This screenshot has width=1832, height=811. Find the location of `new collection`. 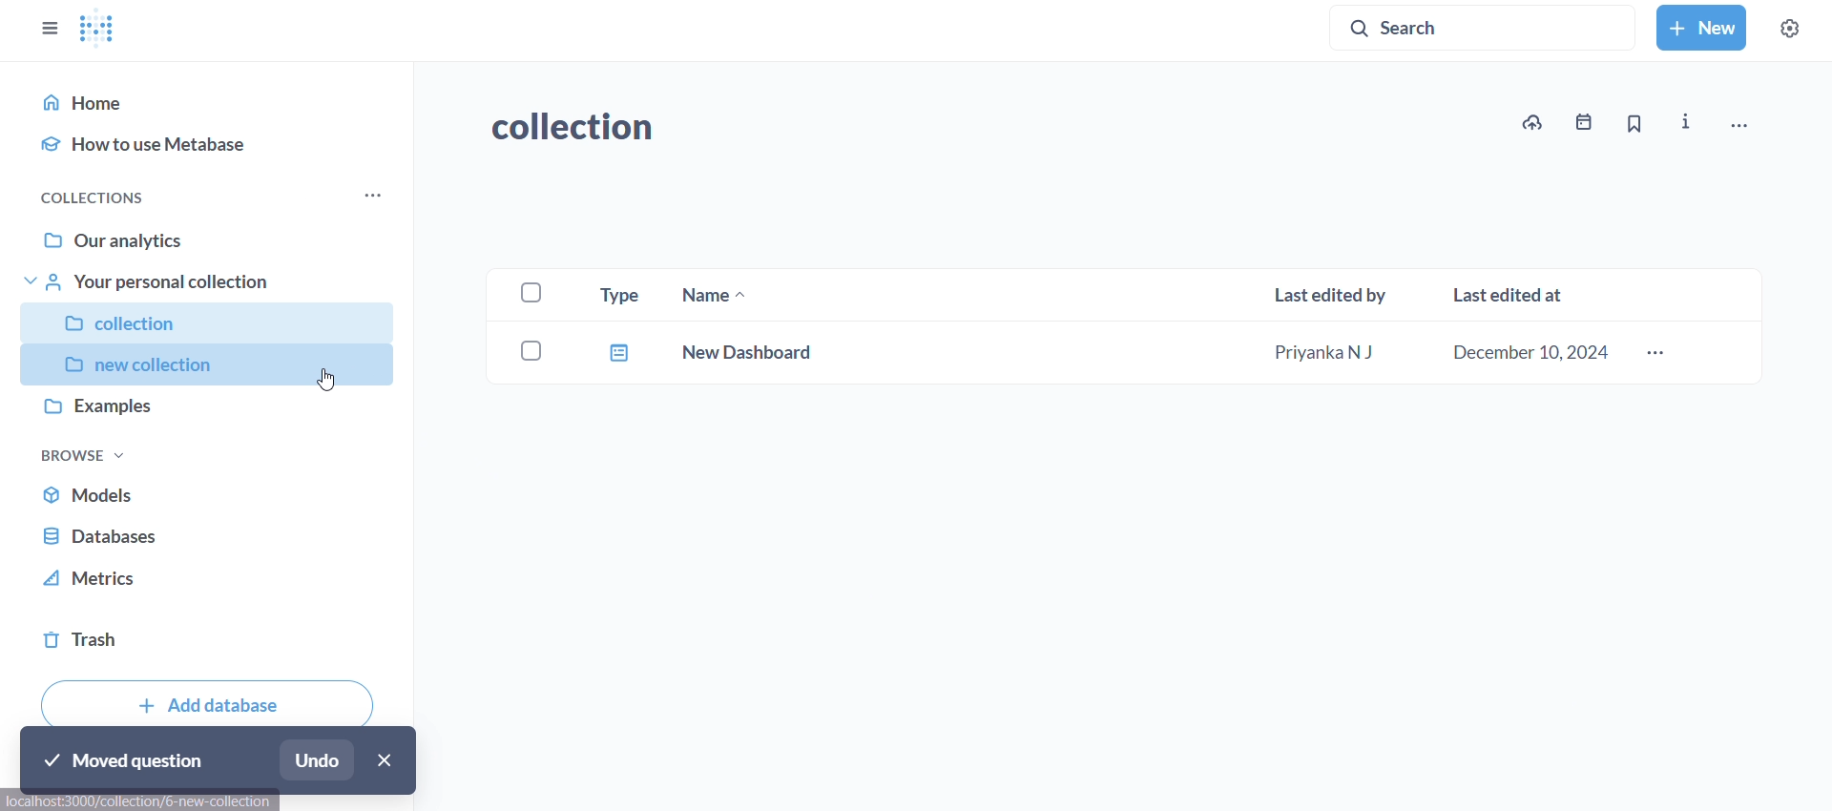

new collection is located at coordinates (204, 364).